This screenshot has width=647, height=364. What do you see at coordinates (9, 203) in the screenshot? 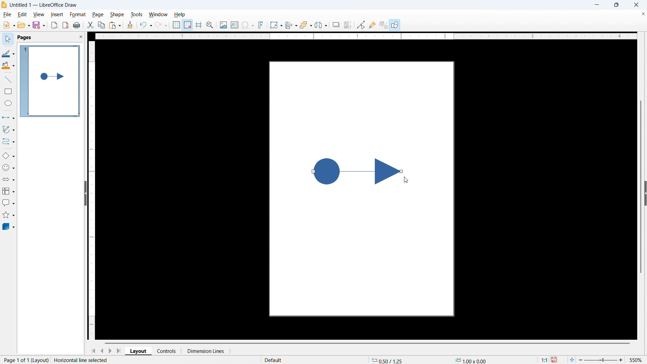
I see `Insert call out shapes ` at bounding box center [9, 203].